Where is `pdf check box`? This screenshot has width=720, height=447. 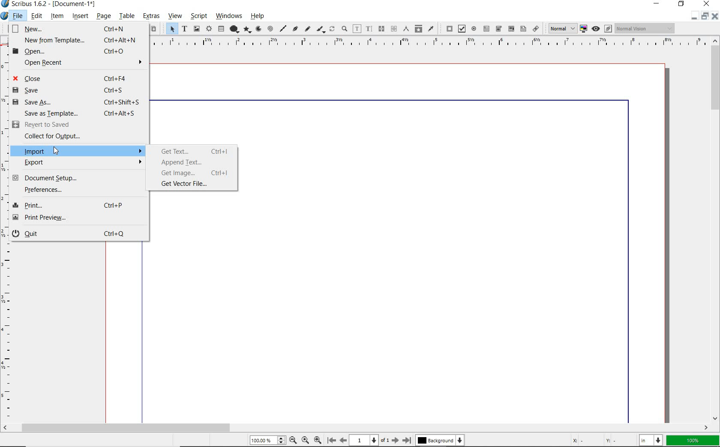
pdf check box is located at coordinates (462, 29).